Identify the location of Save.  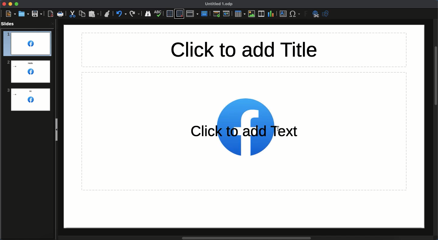
(37, 16).